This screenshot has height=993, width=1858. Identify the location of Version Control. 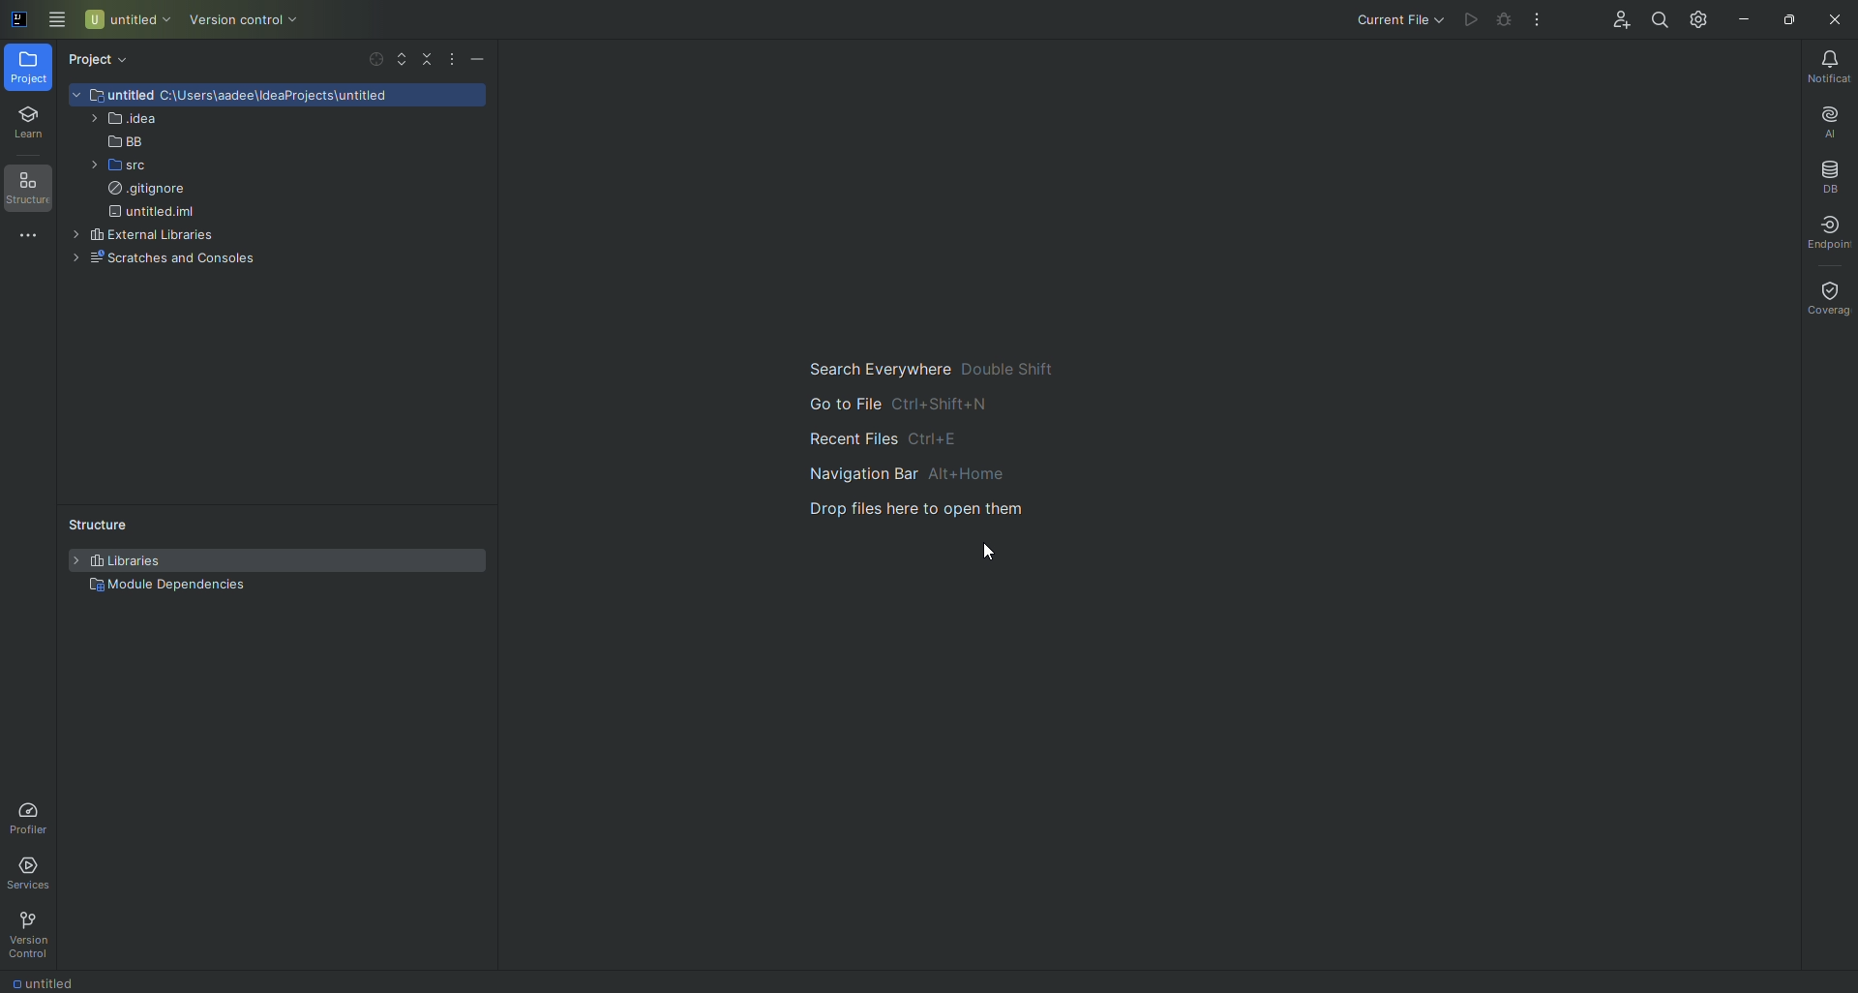
(33, 935).